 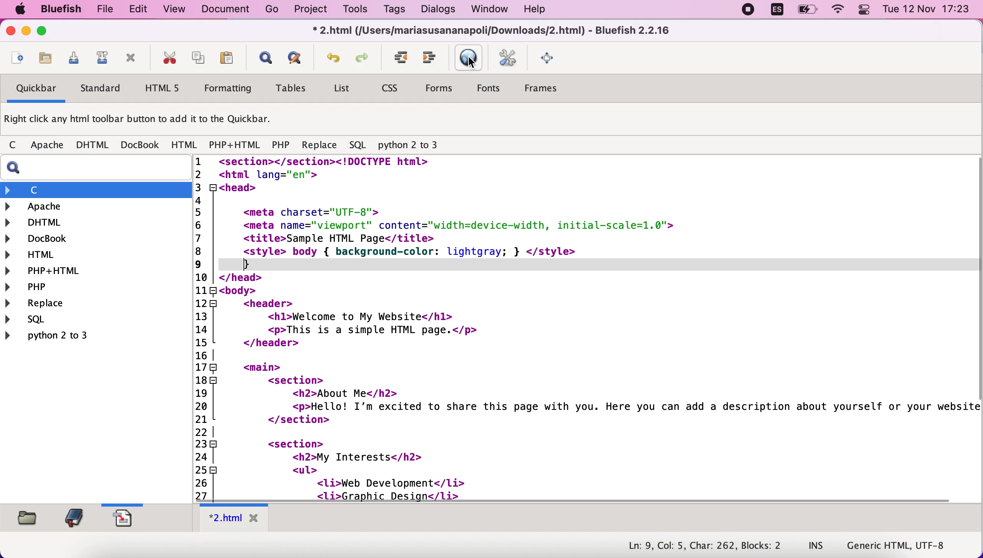 What do you see at coordinates (410, 144) in the screenshot?
I see `python 2 to 3` at bounding box center [410, 144].